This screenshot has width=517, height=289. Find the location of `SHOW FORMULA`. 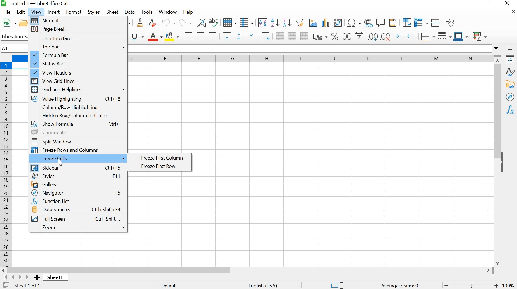

SHOW FORMULA is located at coordinates (76, 123).